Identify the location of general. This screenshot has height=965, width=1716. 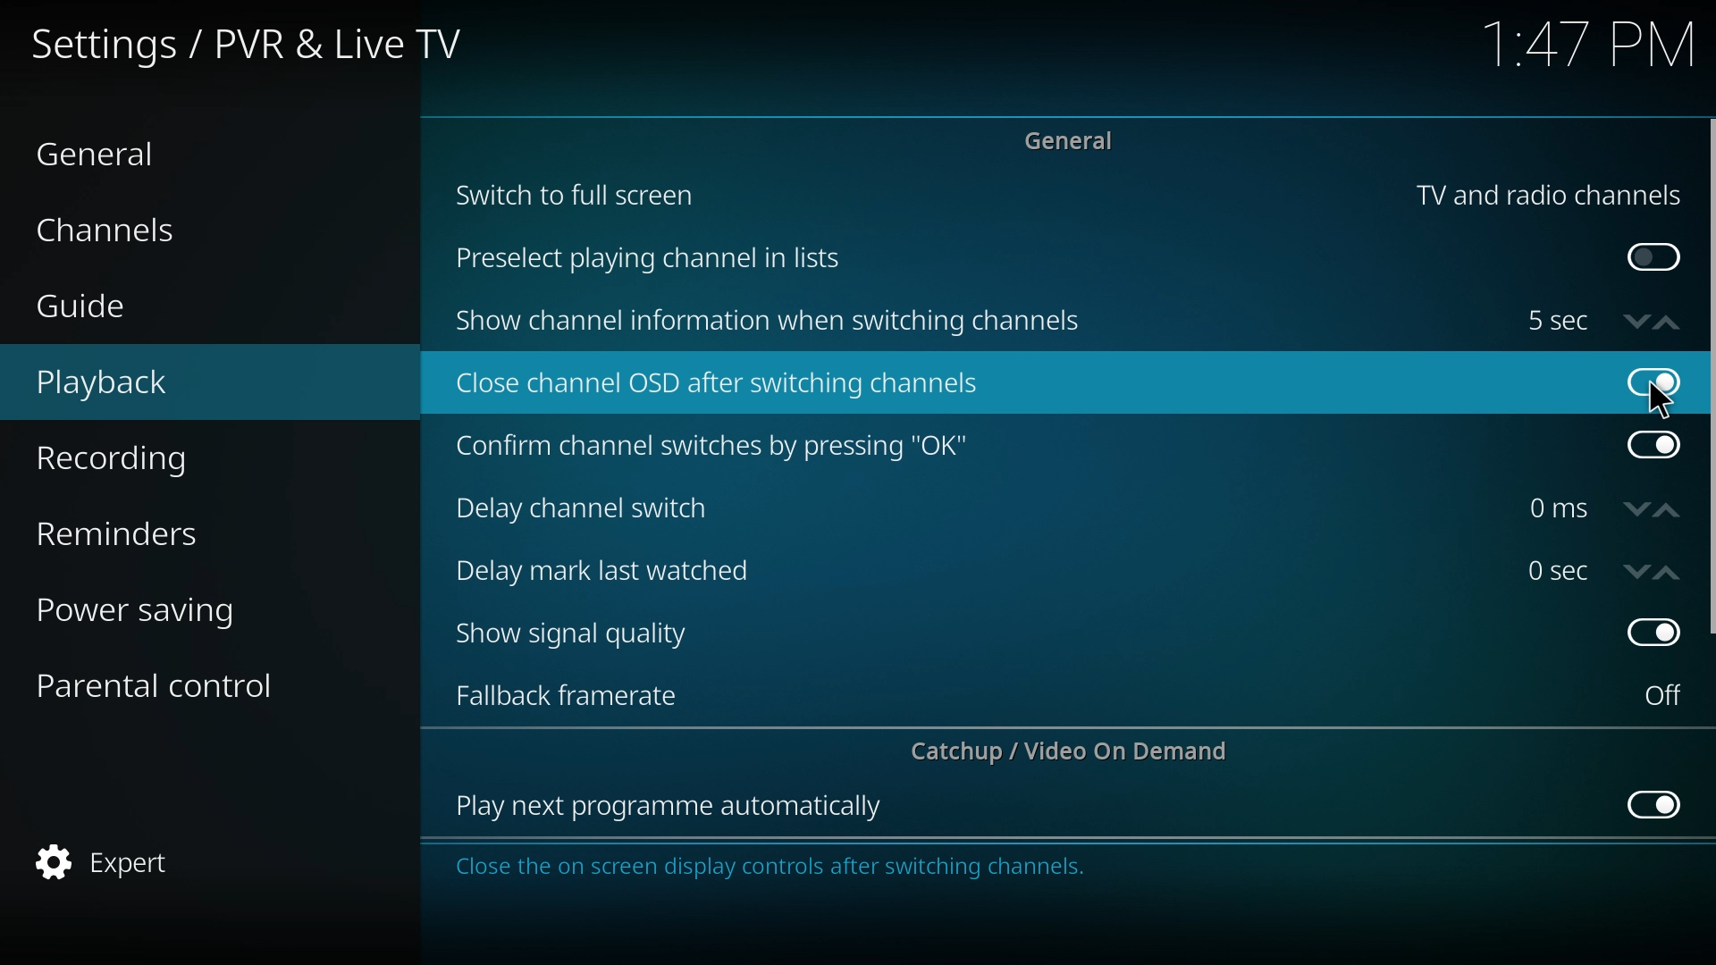
(1076, 139).